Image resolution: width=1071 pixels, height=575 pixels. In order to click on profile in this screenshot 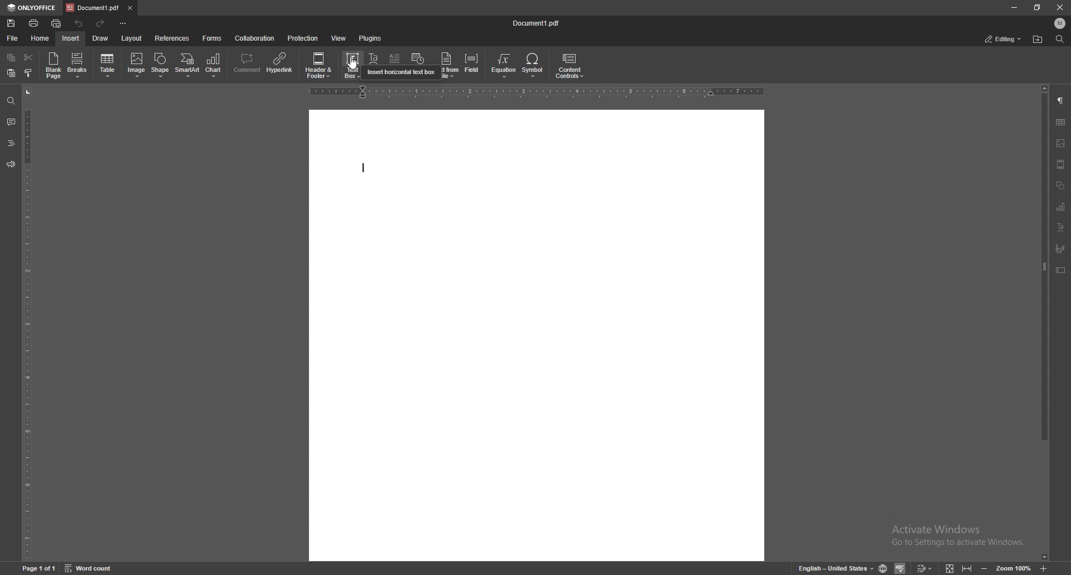, I will do `click(1060, 23)`.